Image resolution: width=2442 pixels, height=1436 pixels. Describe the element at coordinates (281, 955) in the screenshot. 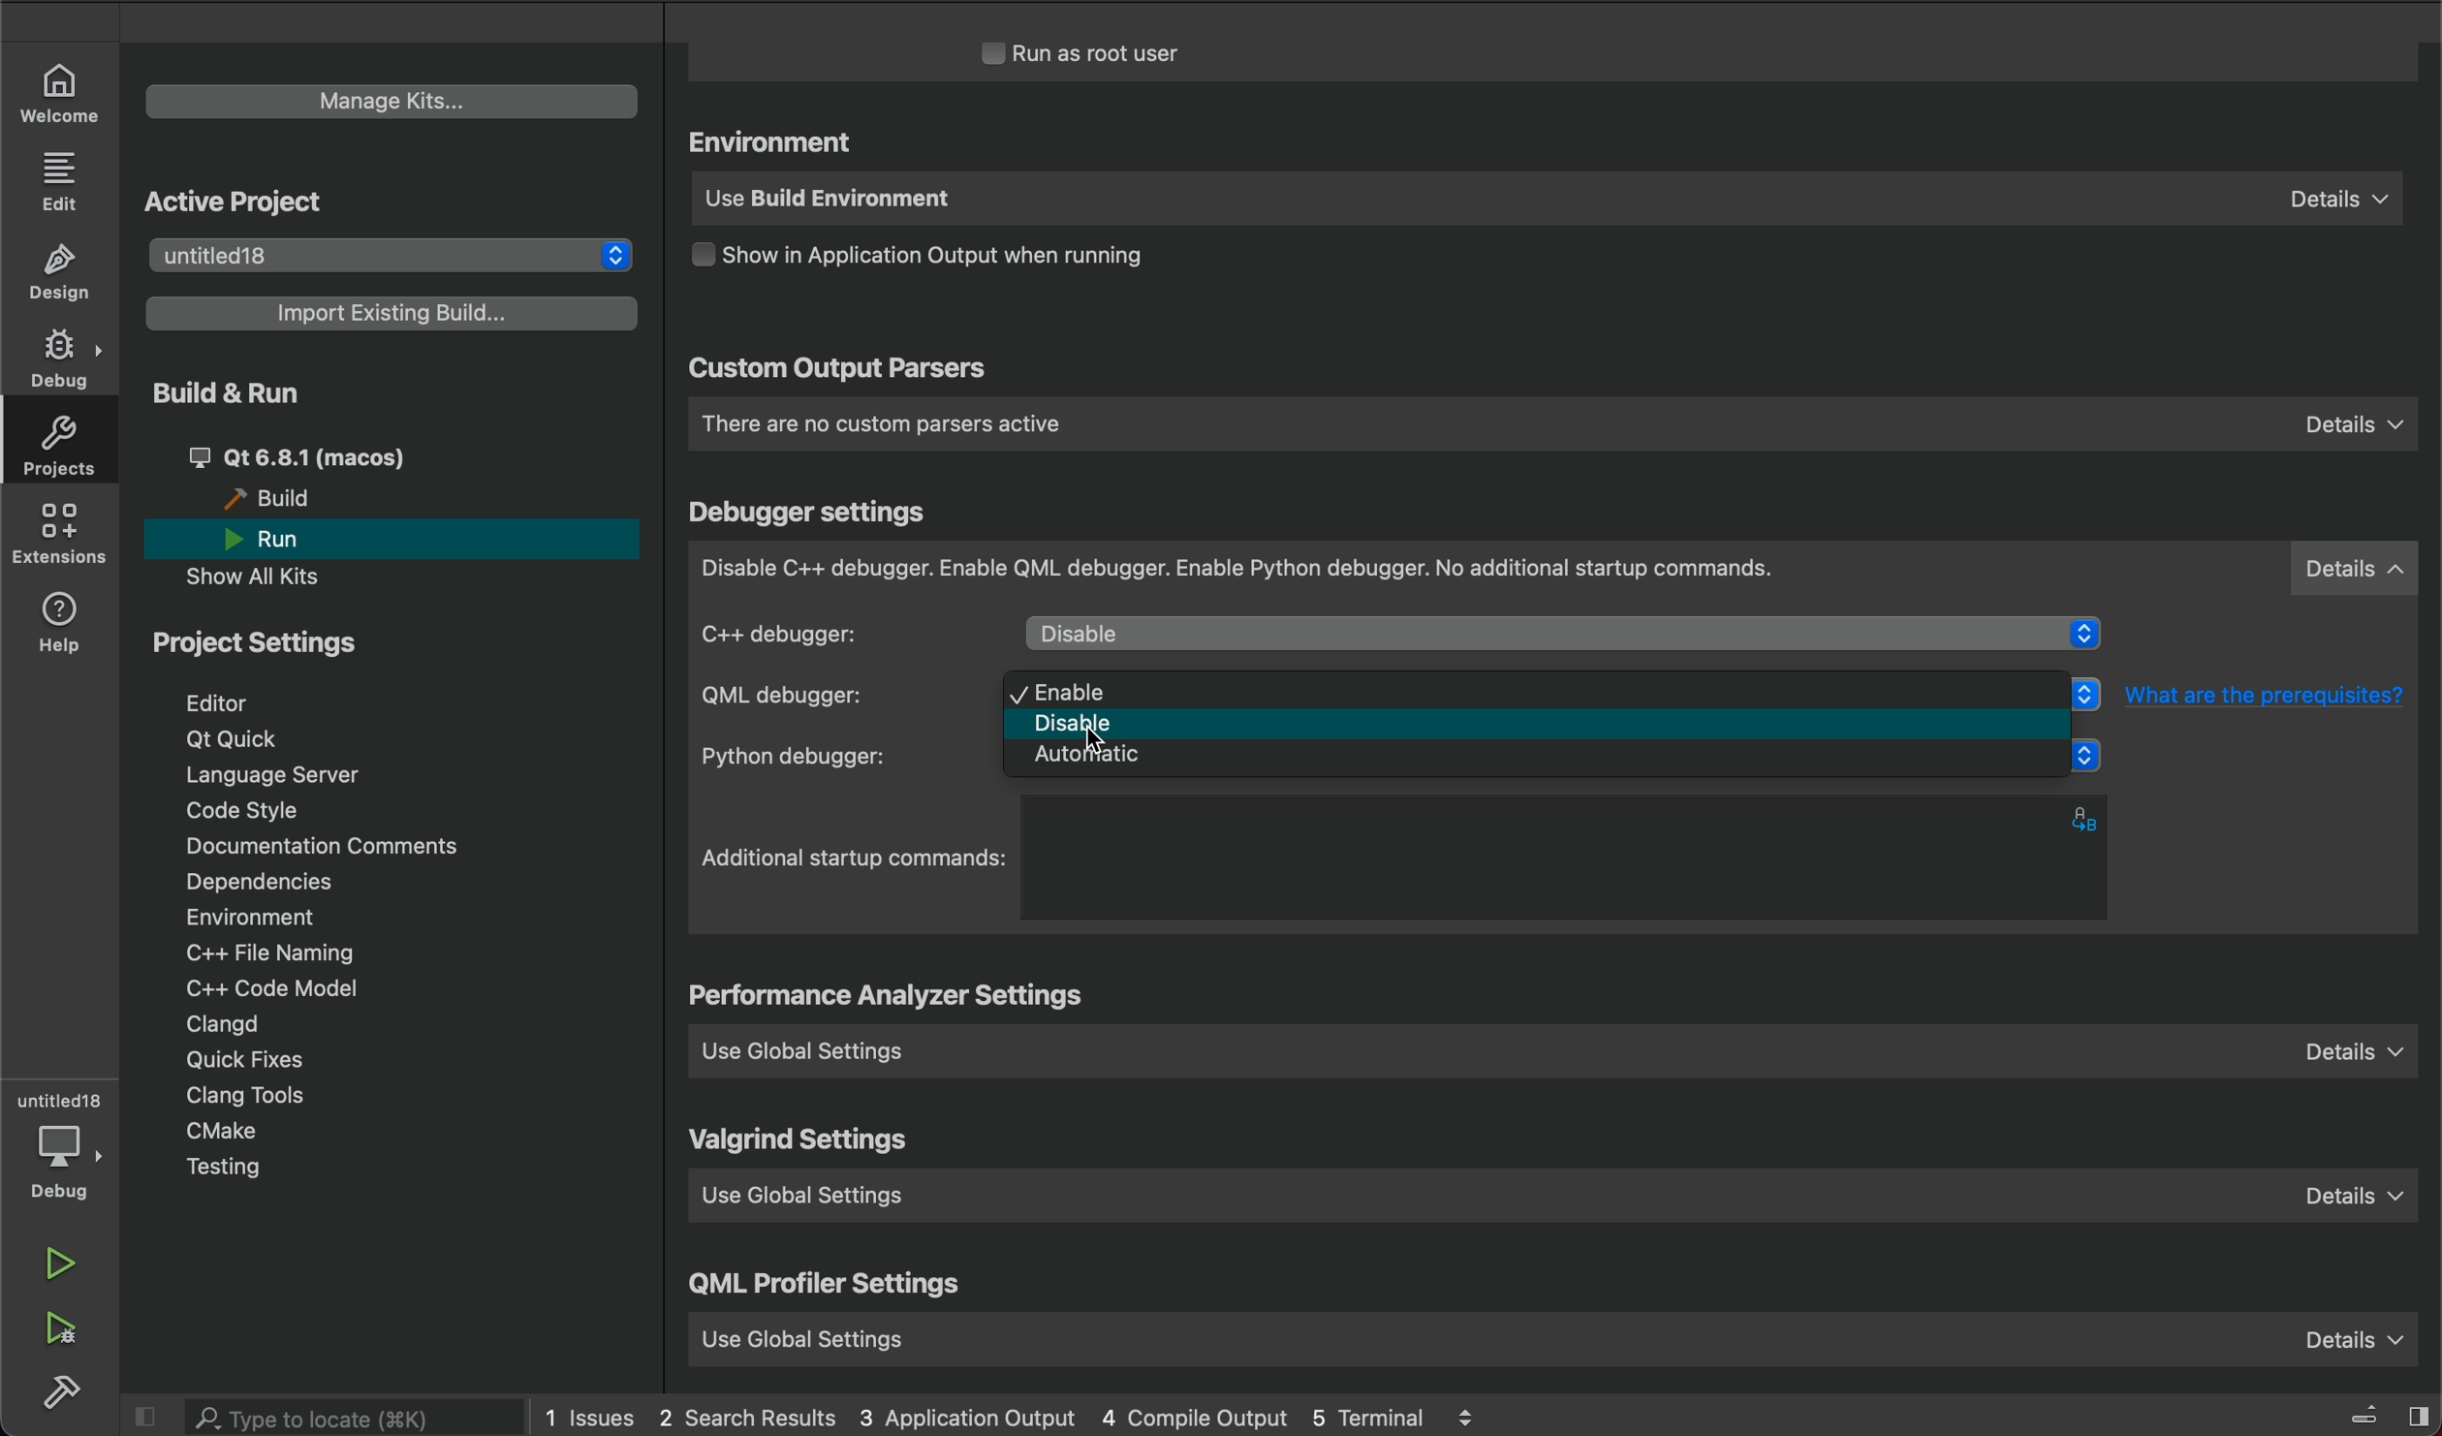

I see `file naming` at that location.